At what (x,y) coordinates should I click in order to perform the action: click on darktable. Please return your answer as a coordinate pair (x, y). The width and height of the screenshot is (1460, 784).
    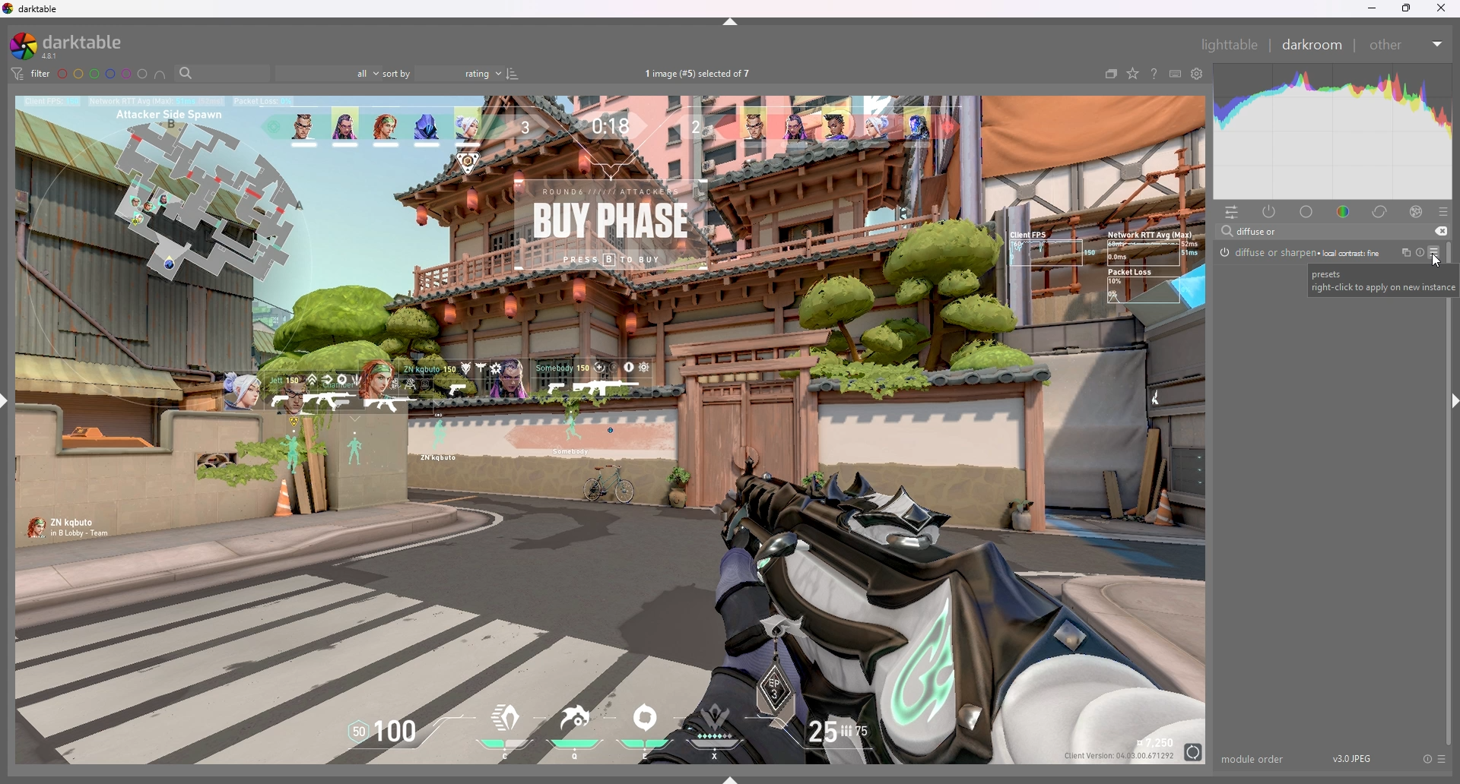
    Looking at the image, I should click on (33, 9).